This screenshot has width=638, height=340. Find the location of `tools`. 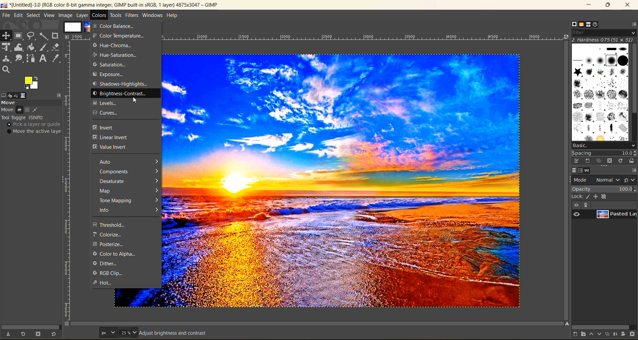

tools is located at coordinates (33, 53).